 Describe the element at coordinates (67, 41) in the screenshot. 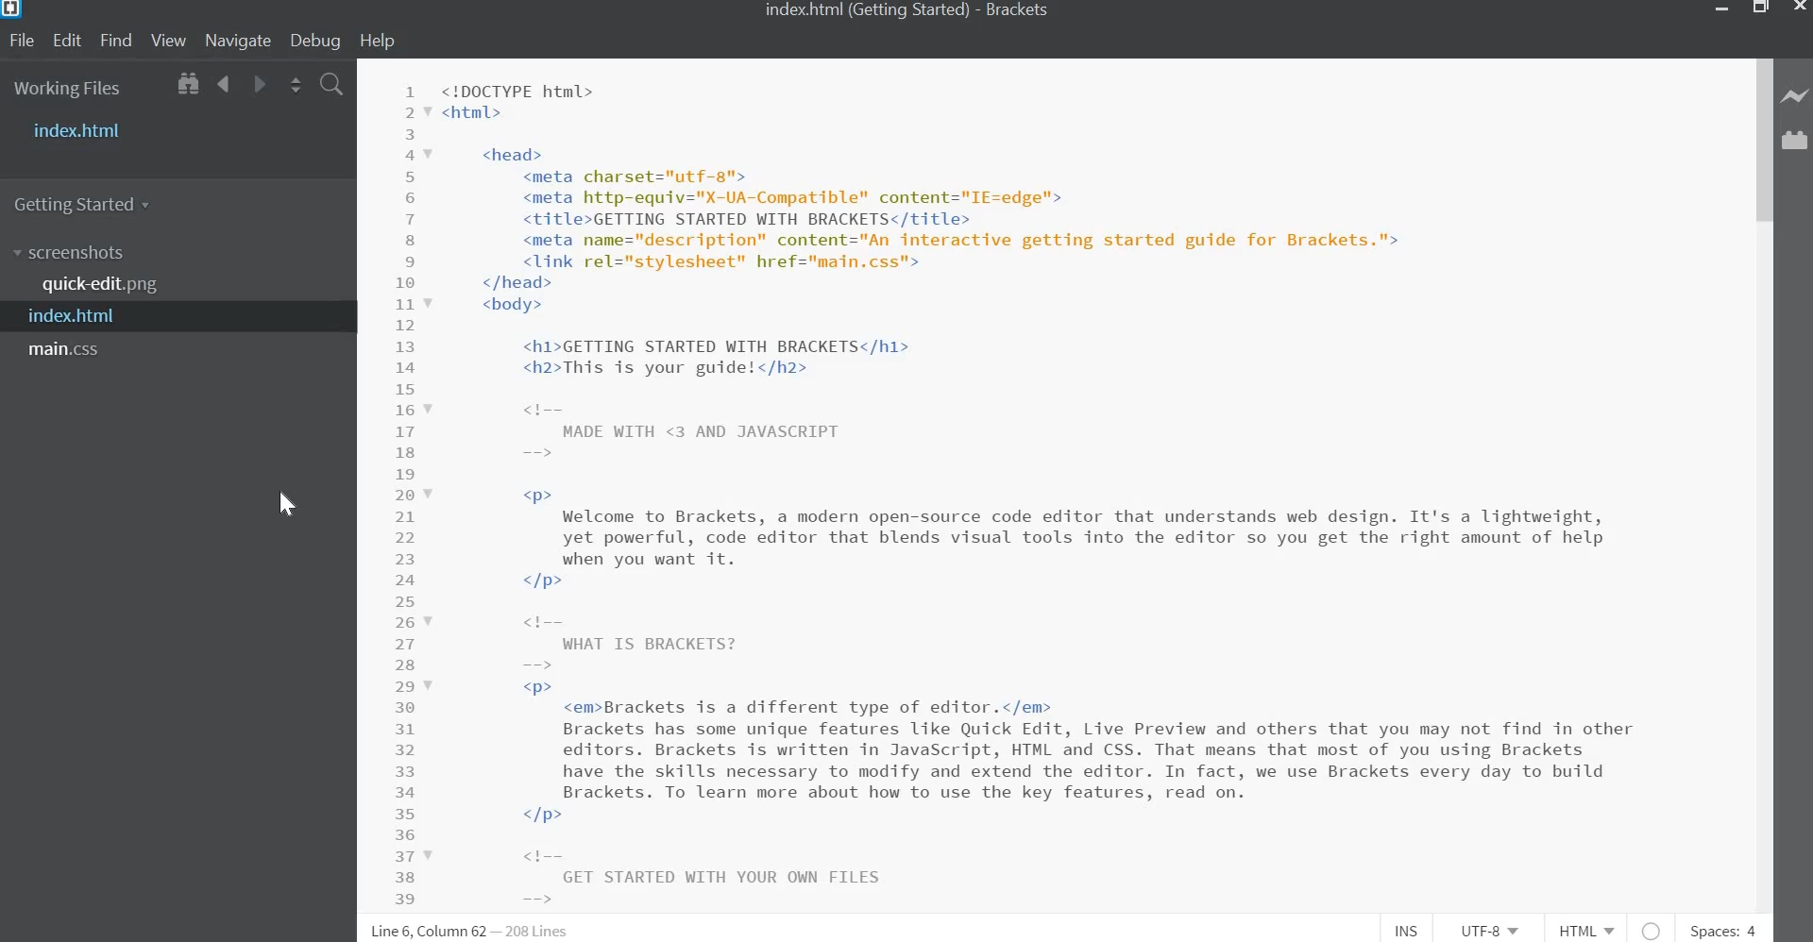

I see `Edit` at that location.